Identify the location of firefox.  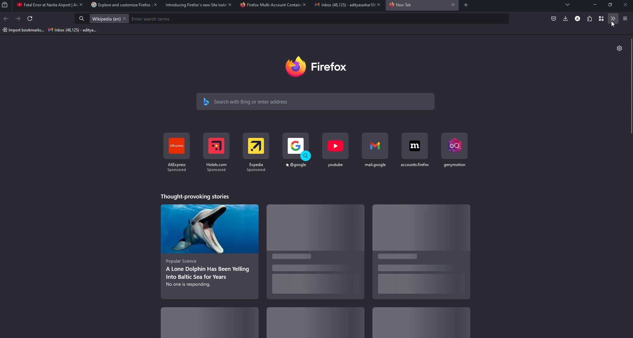
(321, 66).